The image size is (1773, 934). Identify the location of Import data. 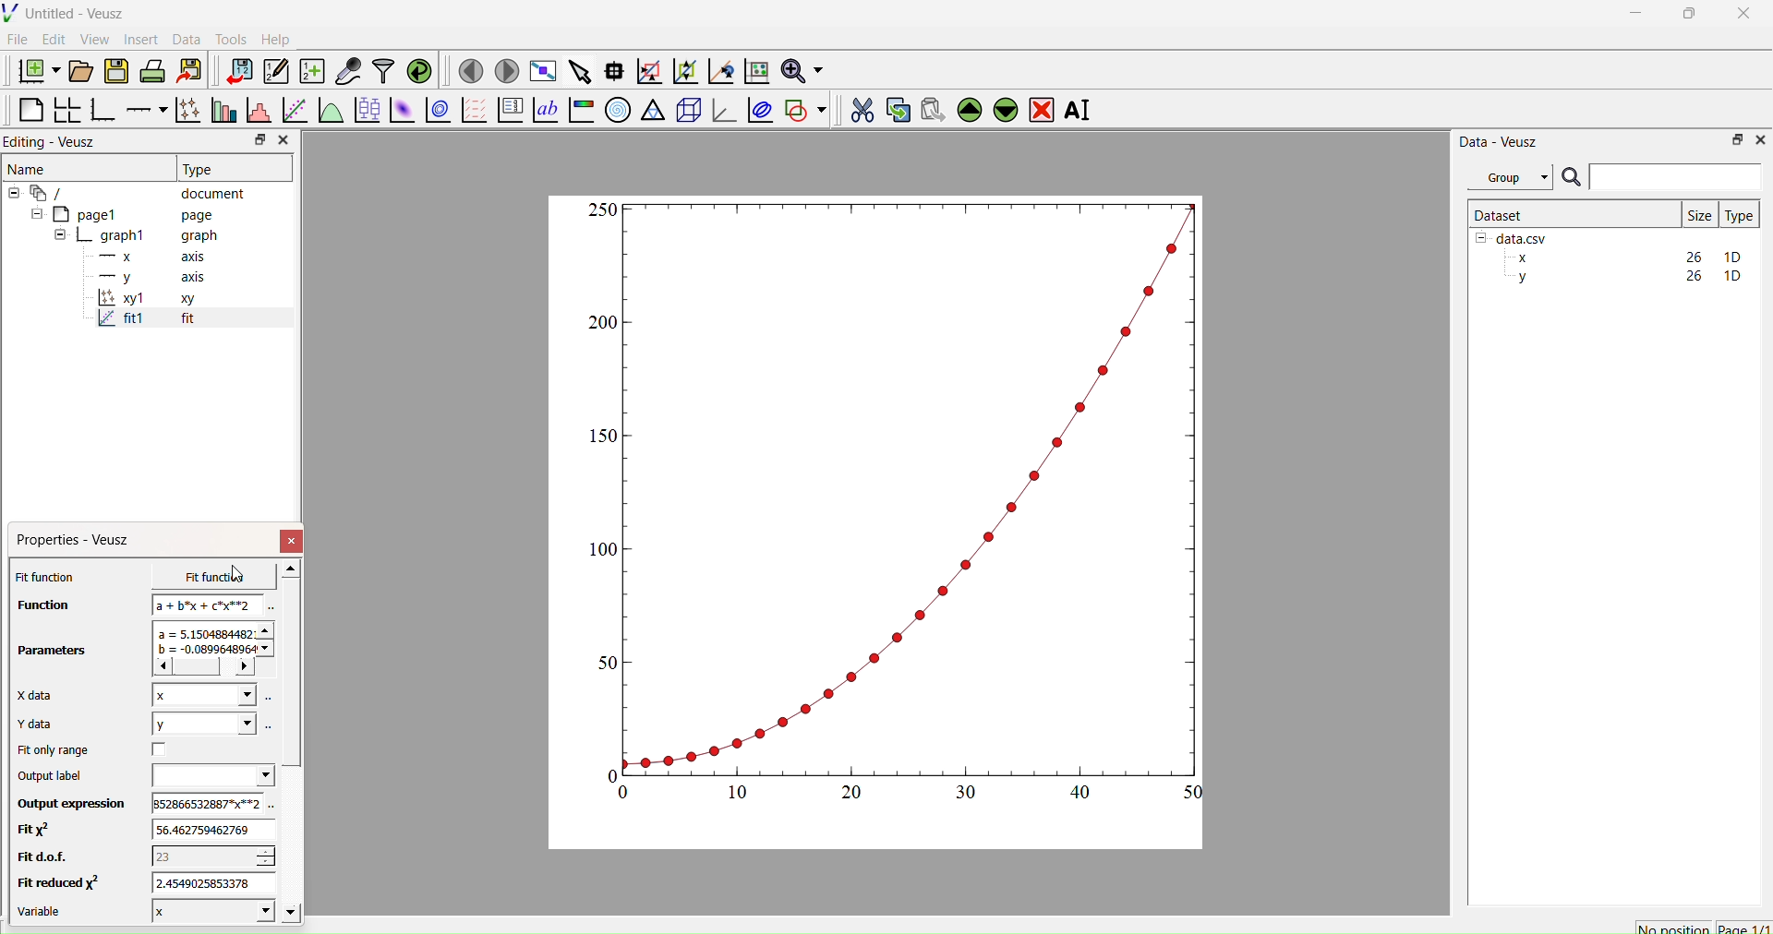
(235, 71).